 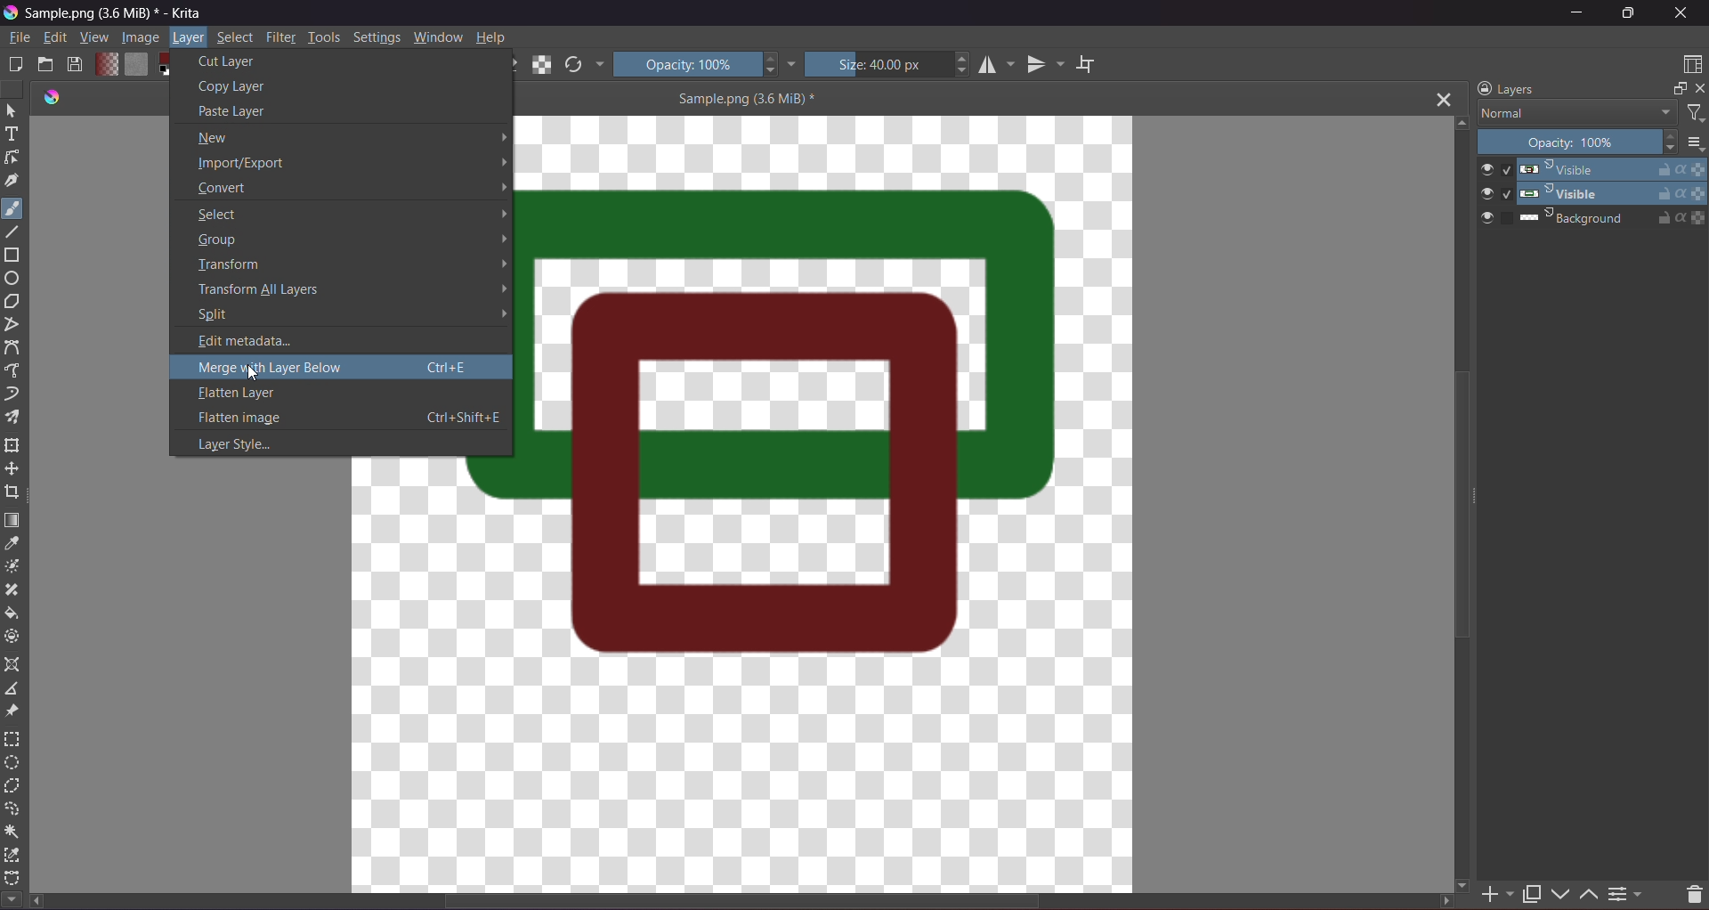 I want to click on Scroll up, so click(x=1460, y=122).